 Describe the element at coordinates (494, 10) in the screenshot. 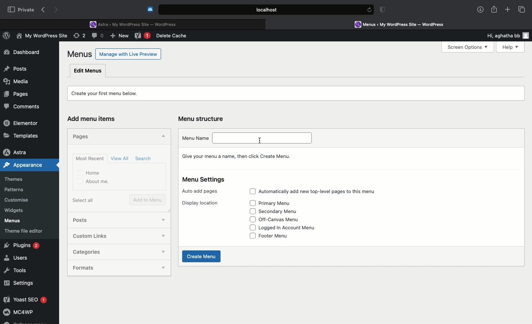

I see `Share` at that location.